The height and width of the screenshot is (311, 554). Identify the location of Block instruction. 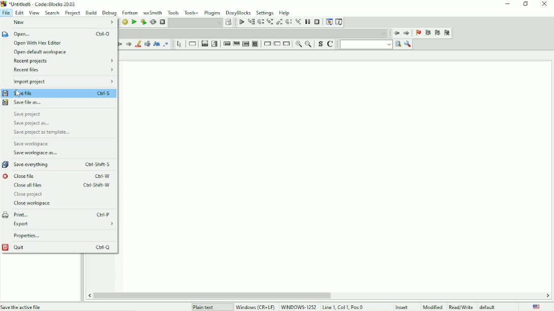
(256, 44).